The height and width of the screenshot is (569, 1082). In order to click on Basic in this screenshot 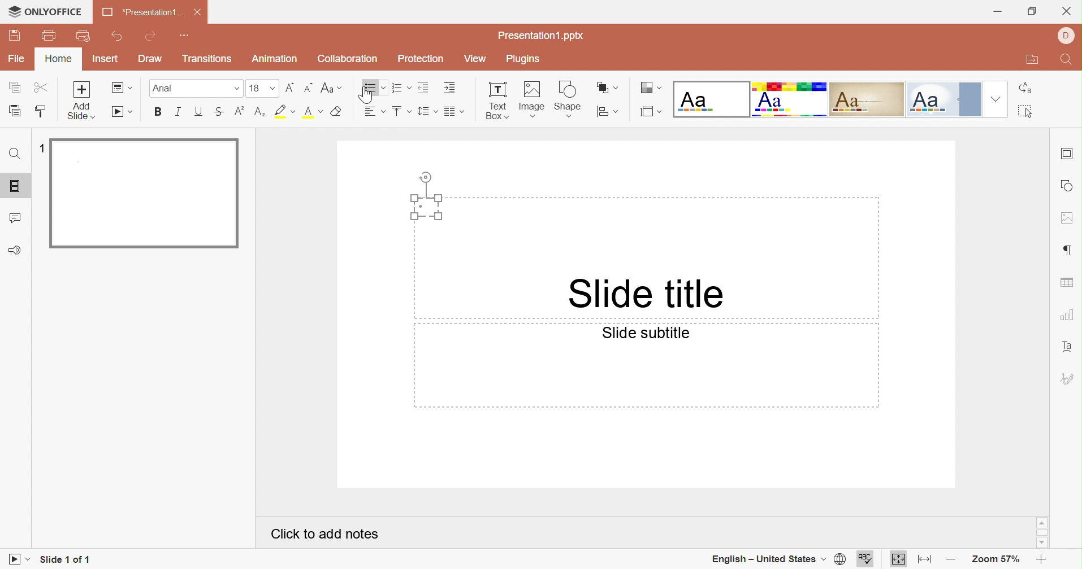, I will do `click(791, 100)`.